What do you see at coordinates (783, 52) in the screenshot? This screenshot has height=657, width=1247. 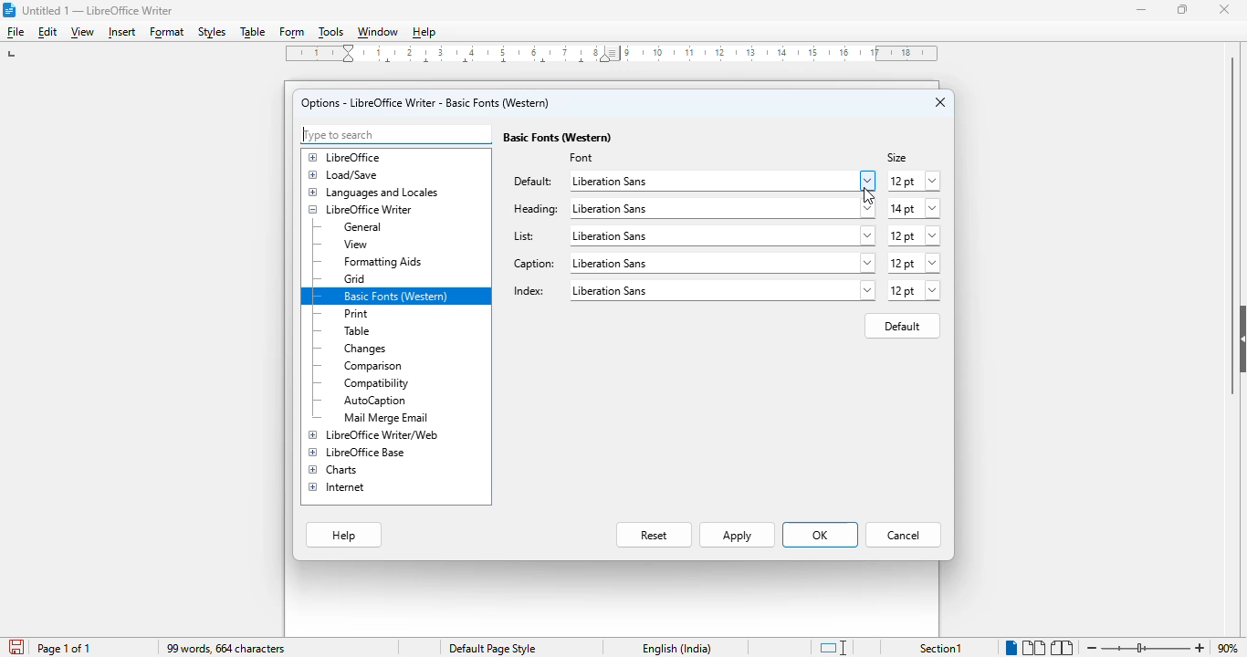 I see `10, 11, 12, 13, 14, 15, 16, 17, 18` at bounding box center [783, 52].